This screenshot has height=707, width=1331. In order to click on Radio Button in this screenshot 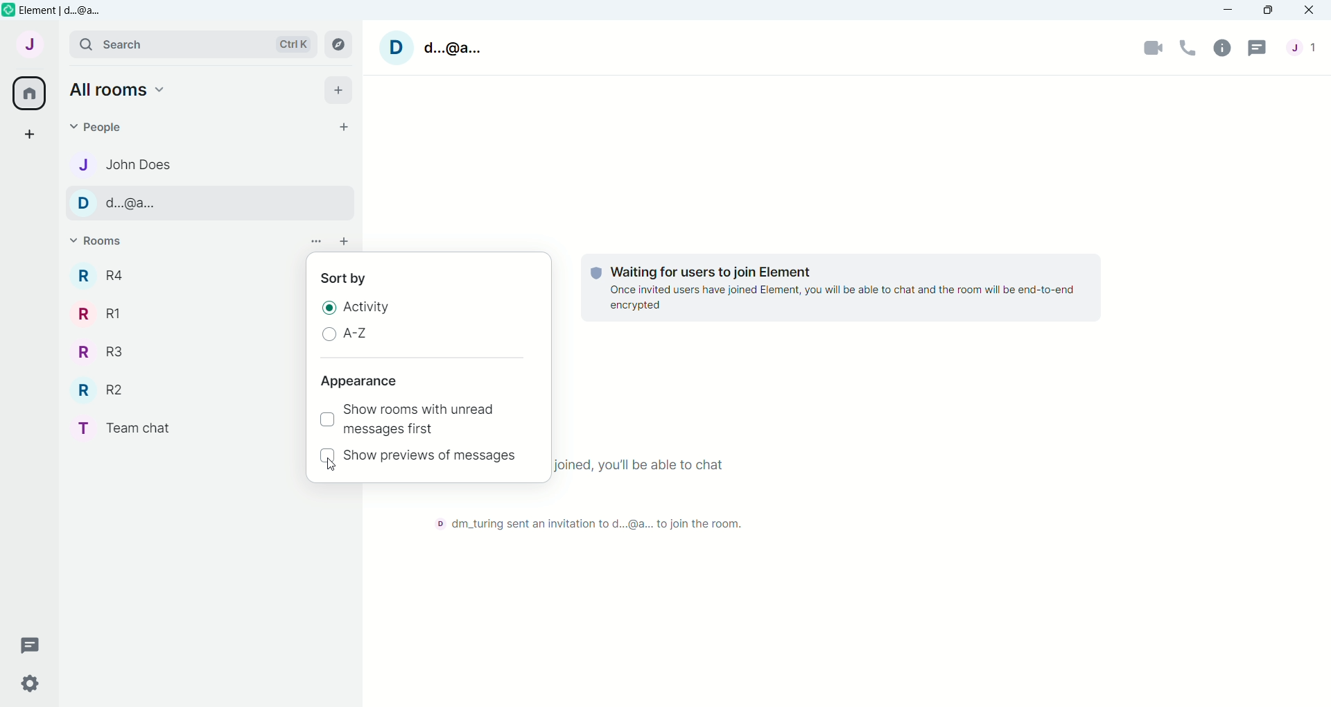, I will do `click(330, 306)`.